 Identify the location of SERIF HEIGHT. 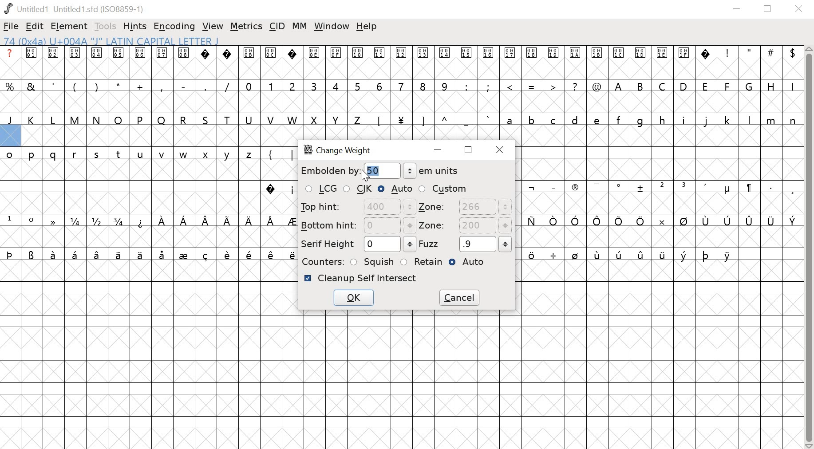
(357, 244).